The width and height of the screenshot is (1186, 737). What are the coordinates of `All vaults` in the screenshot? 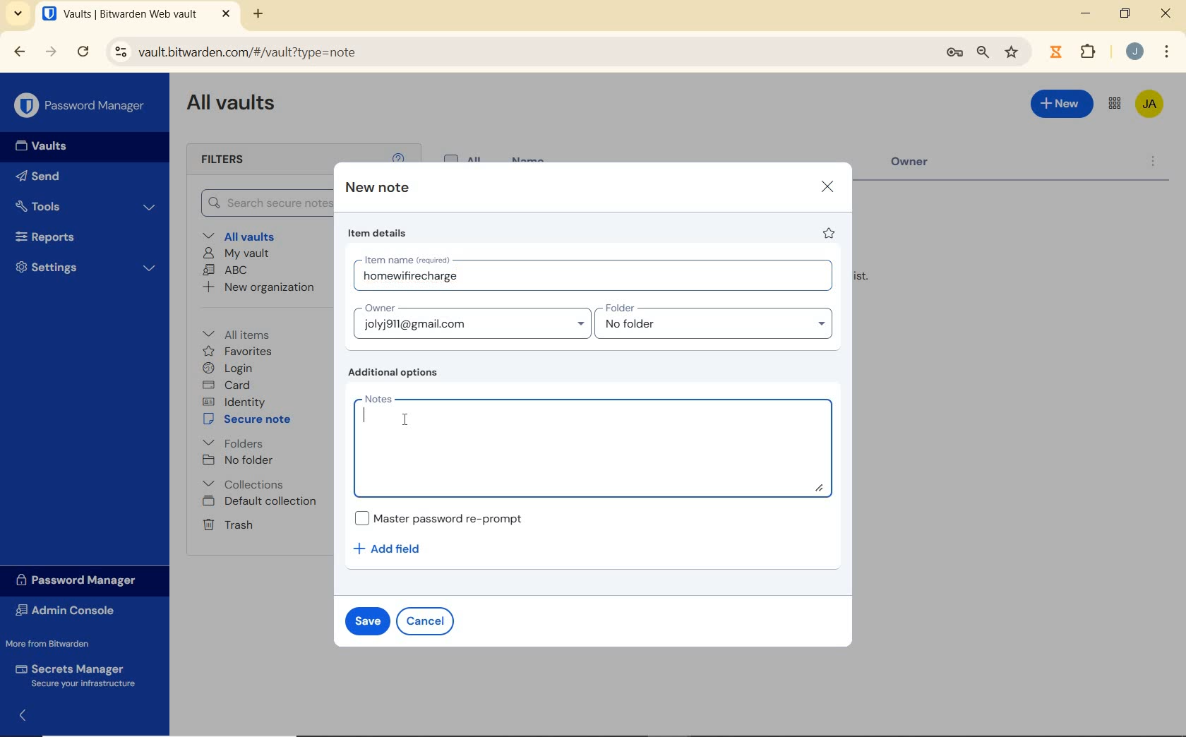 It's located at (241, 235).